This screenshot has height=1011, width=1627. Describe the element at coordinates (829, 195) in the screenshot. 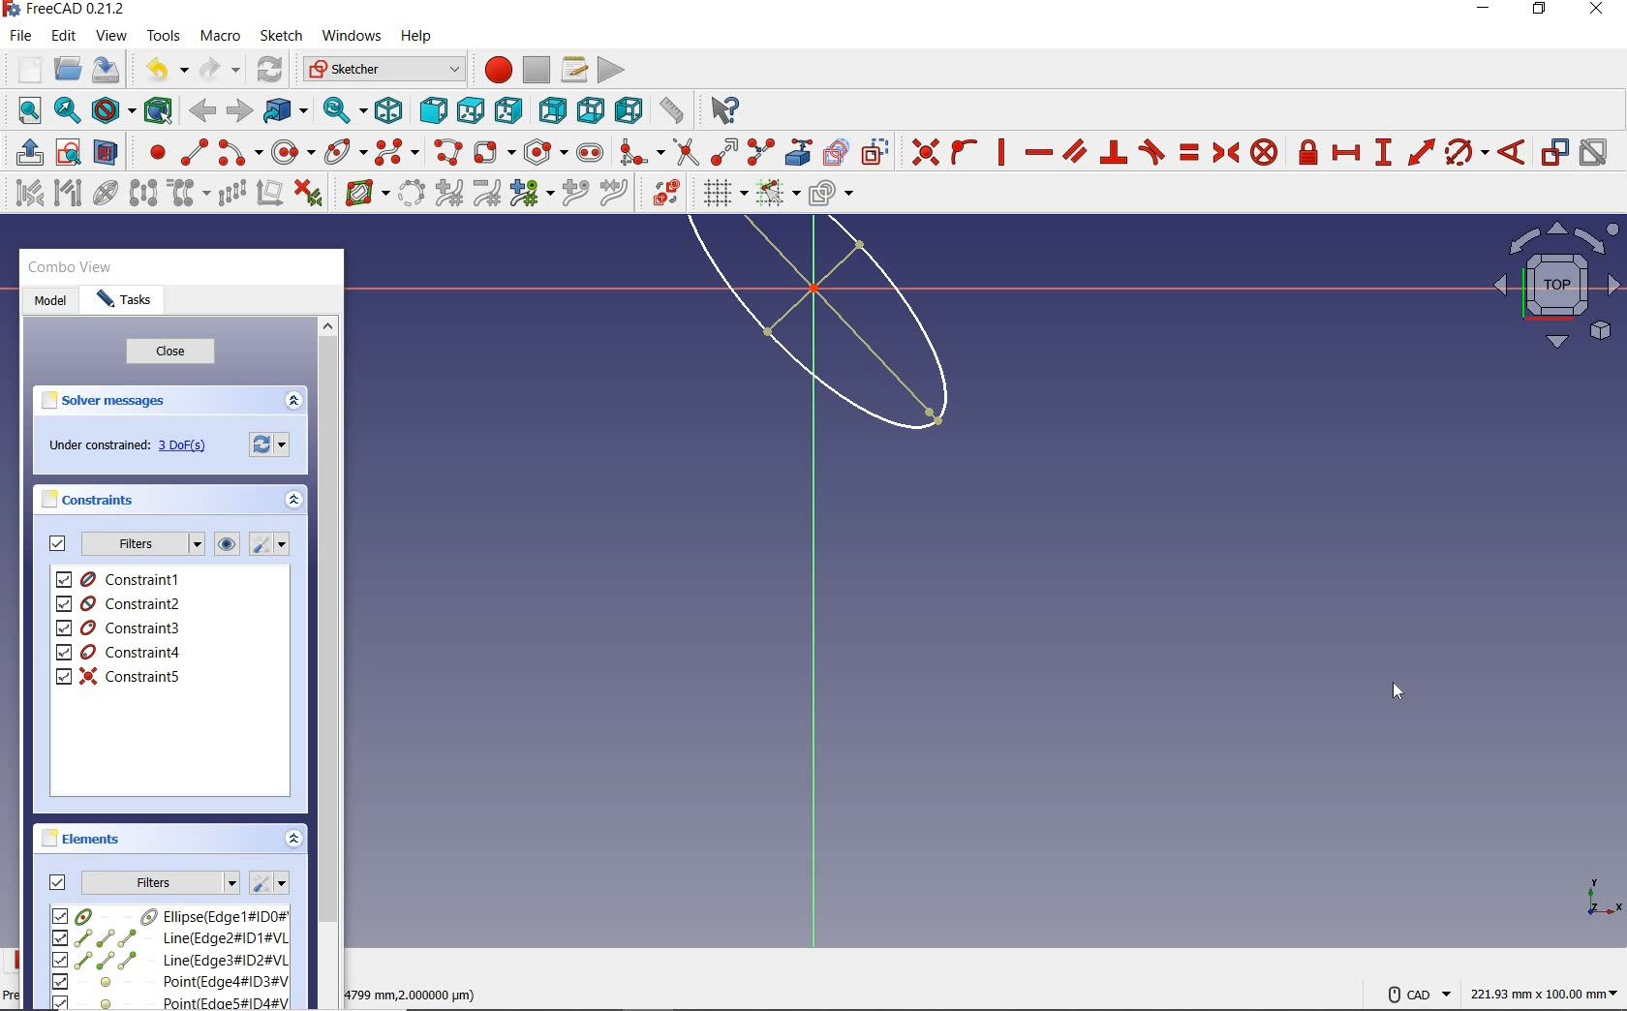

I see `configure rendering order` at that location.